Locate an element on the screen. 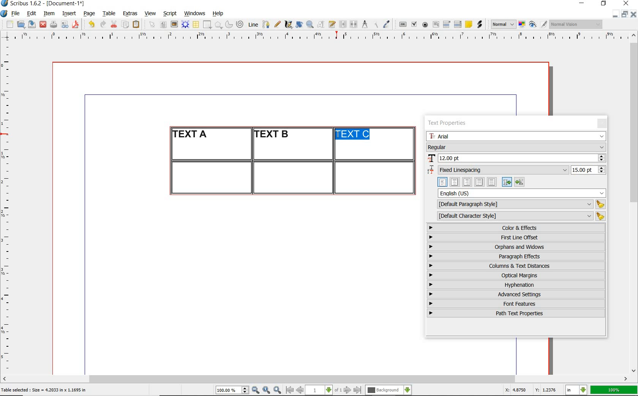 The height and width of the screenshot is (396, 638). spiral is located at coordinates (240, 24).